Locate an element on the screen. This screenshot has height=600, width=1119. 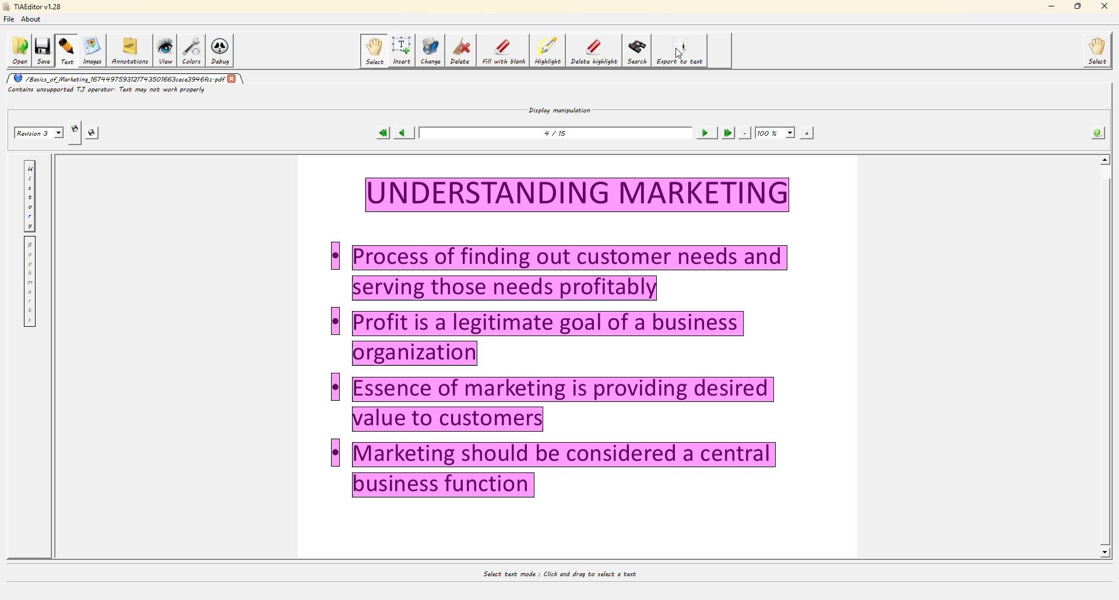
zoom out is located at coordinates (745, 132).